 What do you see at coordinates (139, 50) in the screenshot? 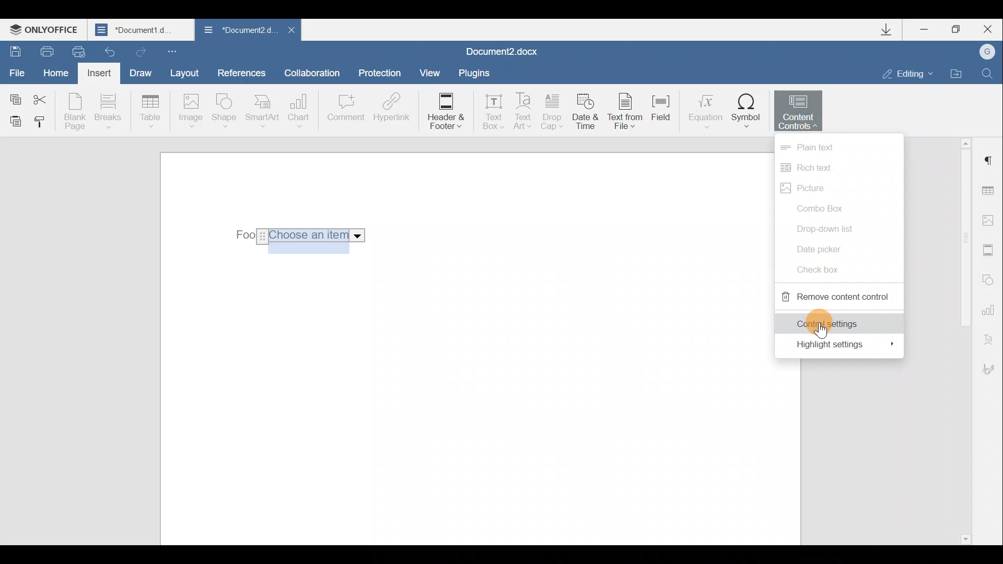
I see `Redo` at bounding box center [139, 50].